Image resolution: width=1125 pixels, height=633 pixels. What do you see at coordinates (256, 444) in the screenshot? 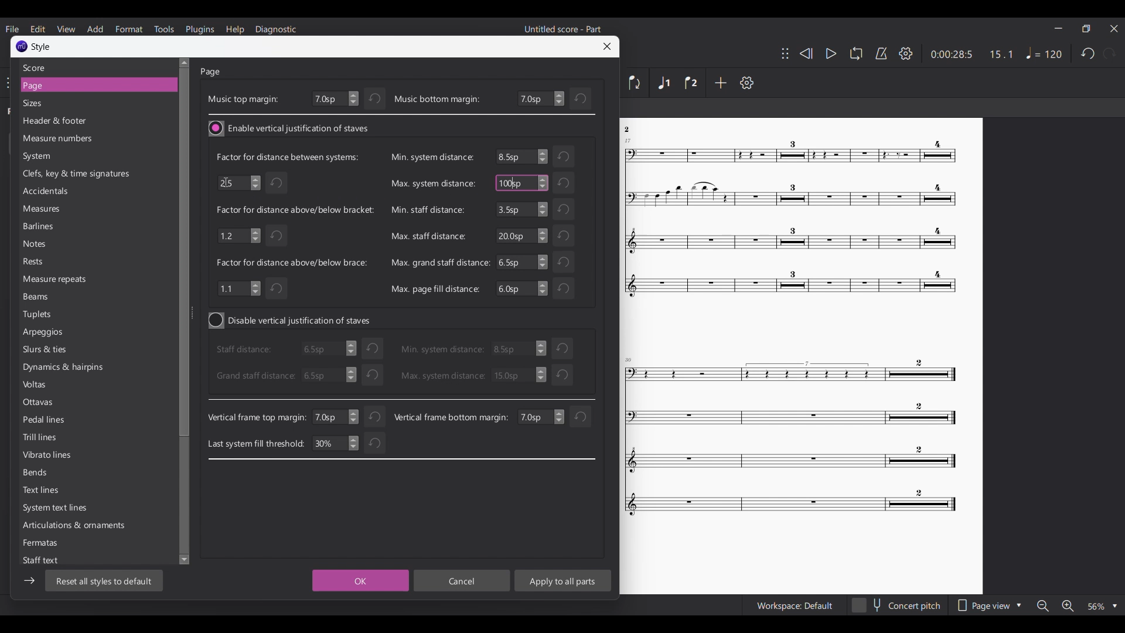
I see `Last system fill threshold` at bounding box center [256, 444].